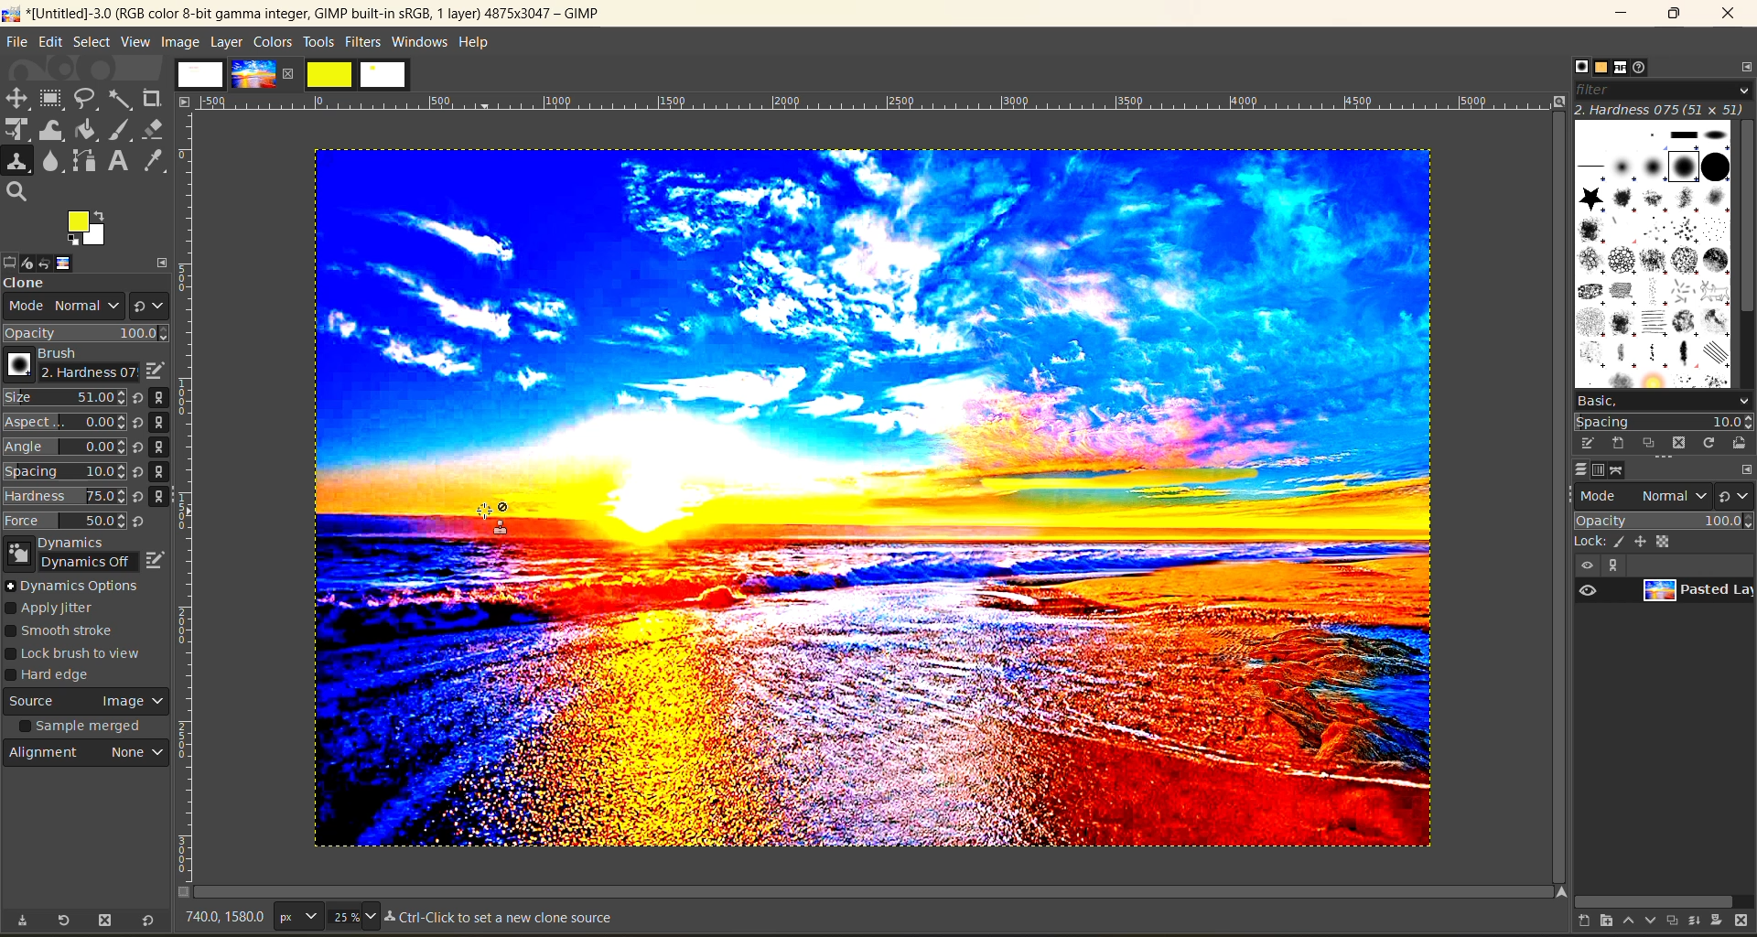 This screenshot has height=937, width=1757. What do you see at coordinates (222, 920) in the screenshot?
I see `740.0, 1580.0` at bounding box center [222, 920].